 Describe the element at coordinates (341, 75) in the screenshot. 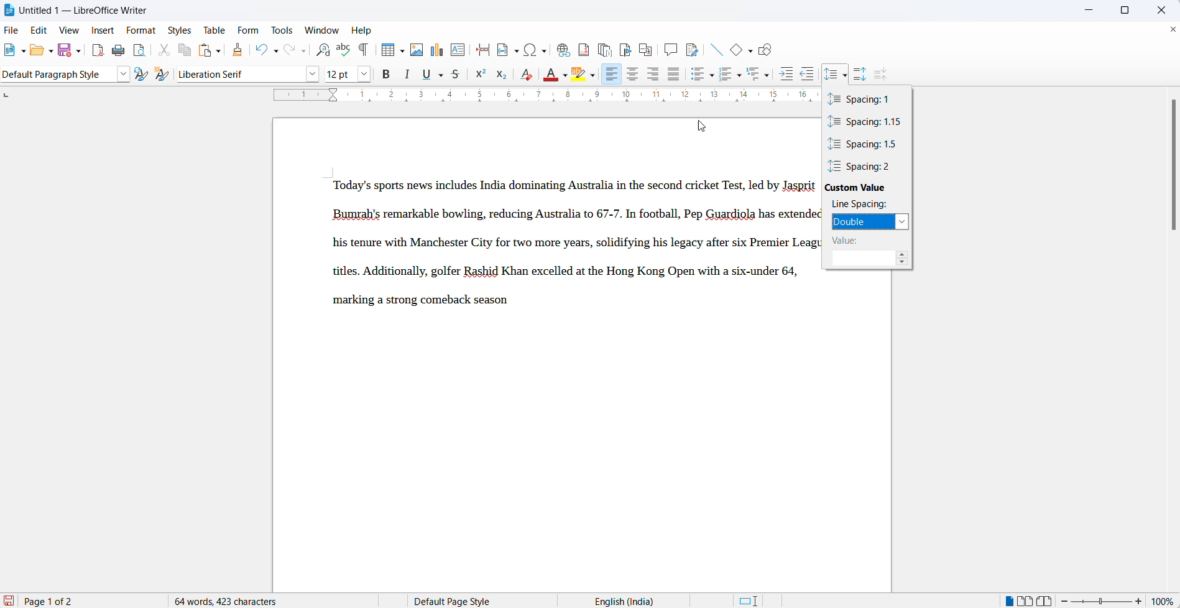

I see `font size` at that location.